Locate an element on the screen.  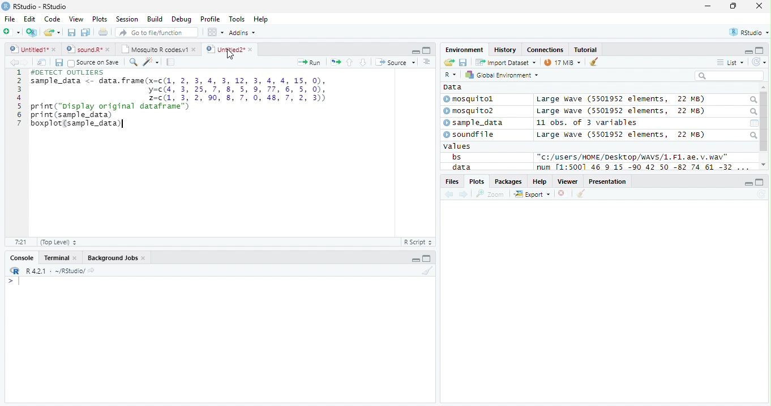
go forward is located at coordinates (464, 195).